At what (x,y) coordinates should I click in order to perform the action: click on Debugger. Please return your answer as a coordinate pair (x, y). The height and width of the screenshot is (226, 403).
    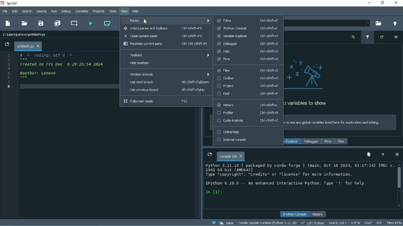
    Looking at the image, I should click on (249, 44).